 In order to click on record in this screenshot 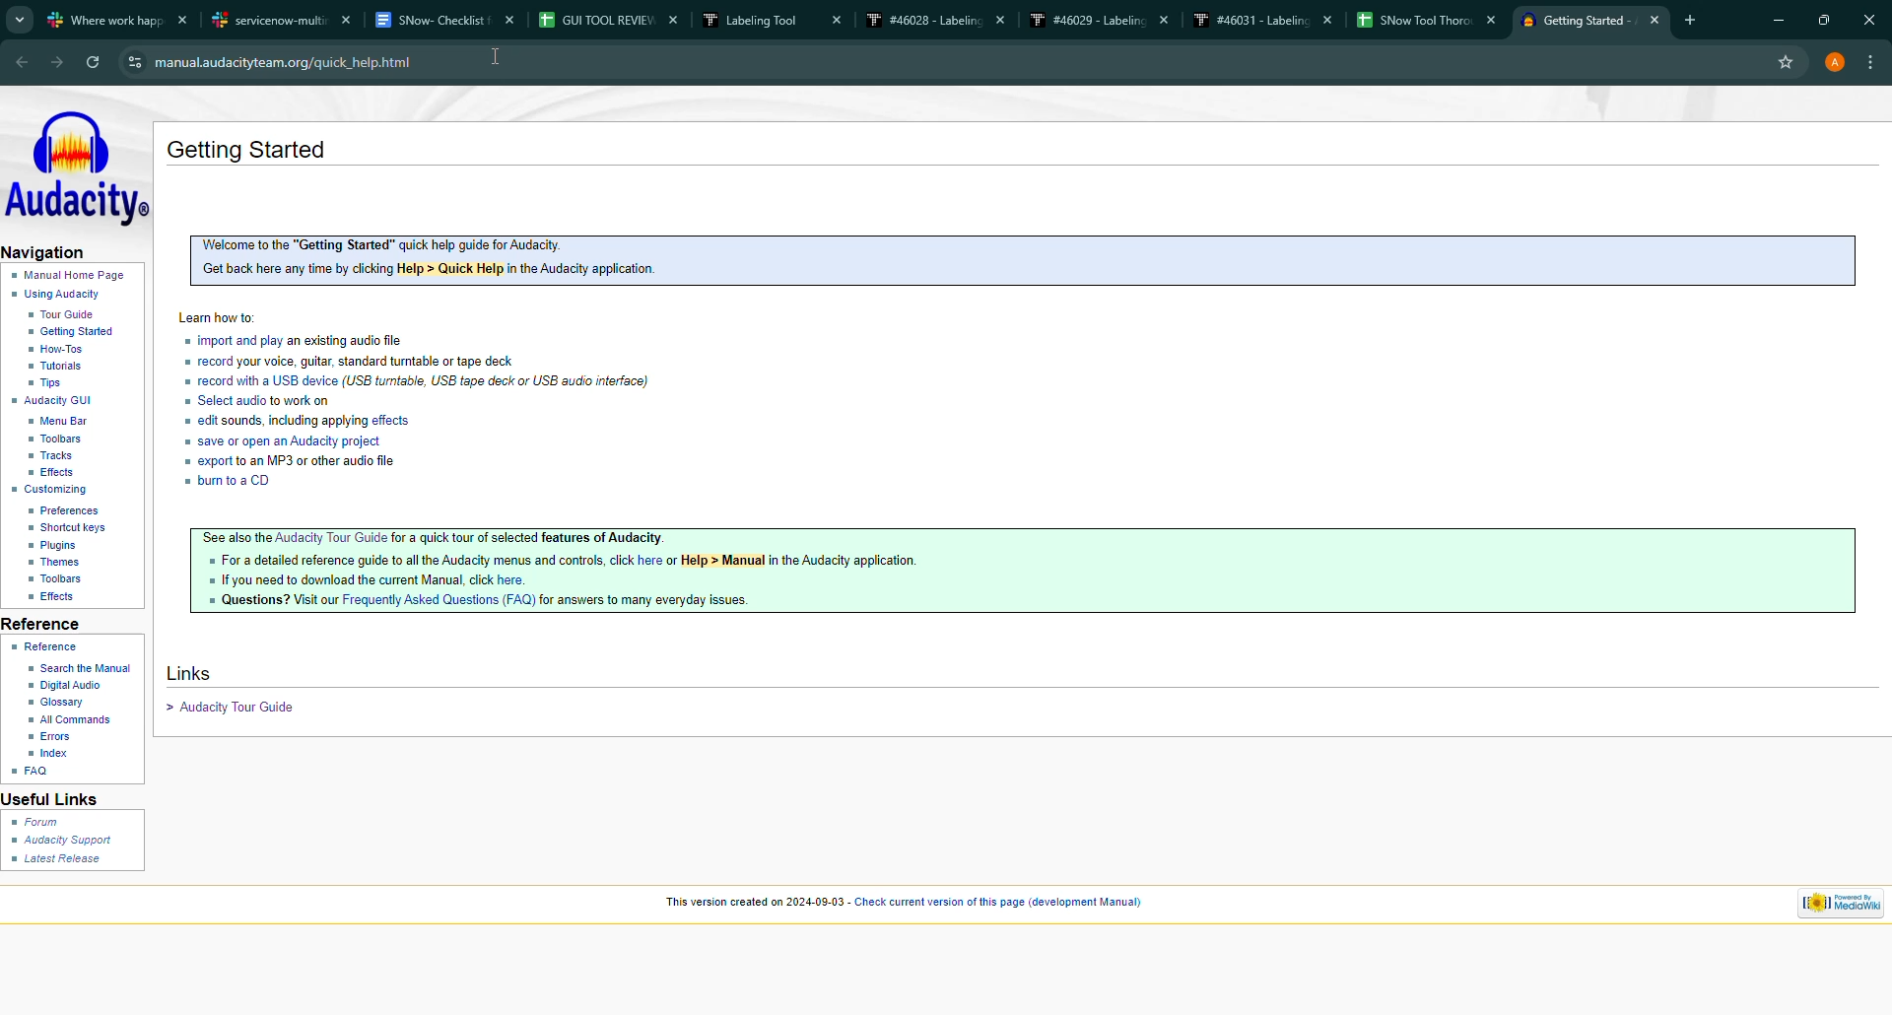, I will do `click(207, 364)`.